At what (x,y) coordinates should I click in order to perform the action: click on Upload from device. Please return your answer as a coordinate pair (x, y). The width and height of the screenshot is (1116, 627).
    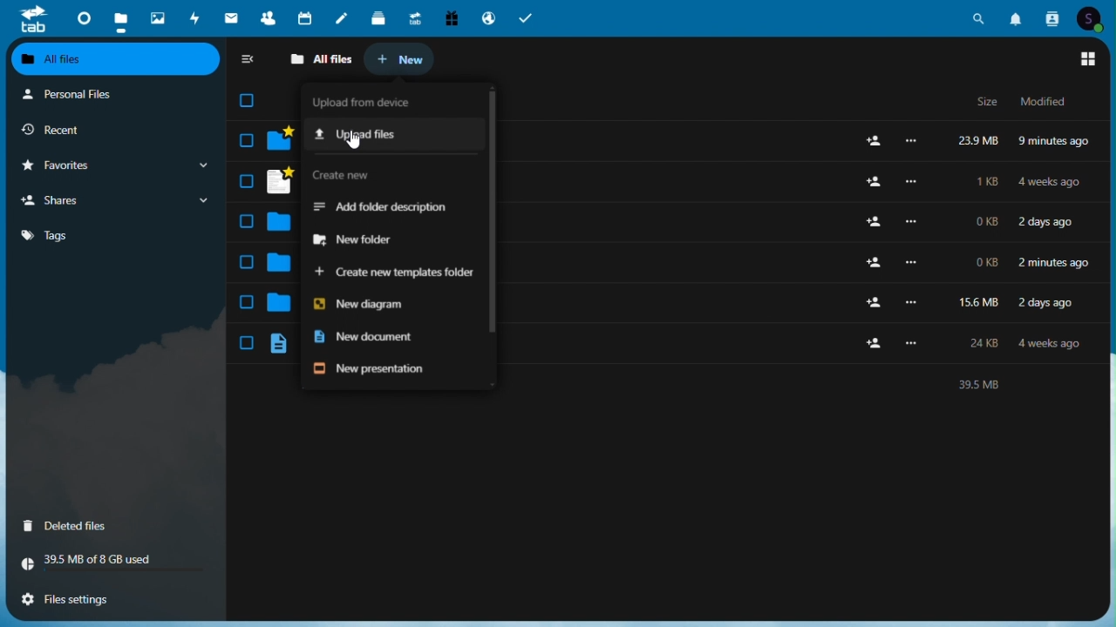
    Looking at the image, I should click on (368, 101).